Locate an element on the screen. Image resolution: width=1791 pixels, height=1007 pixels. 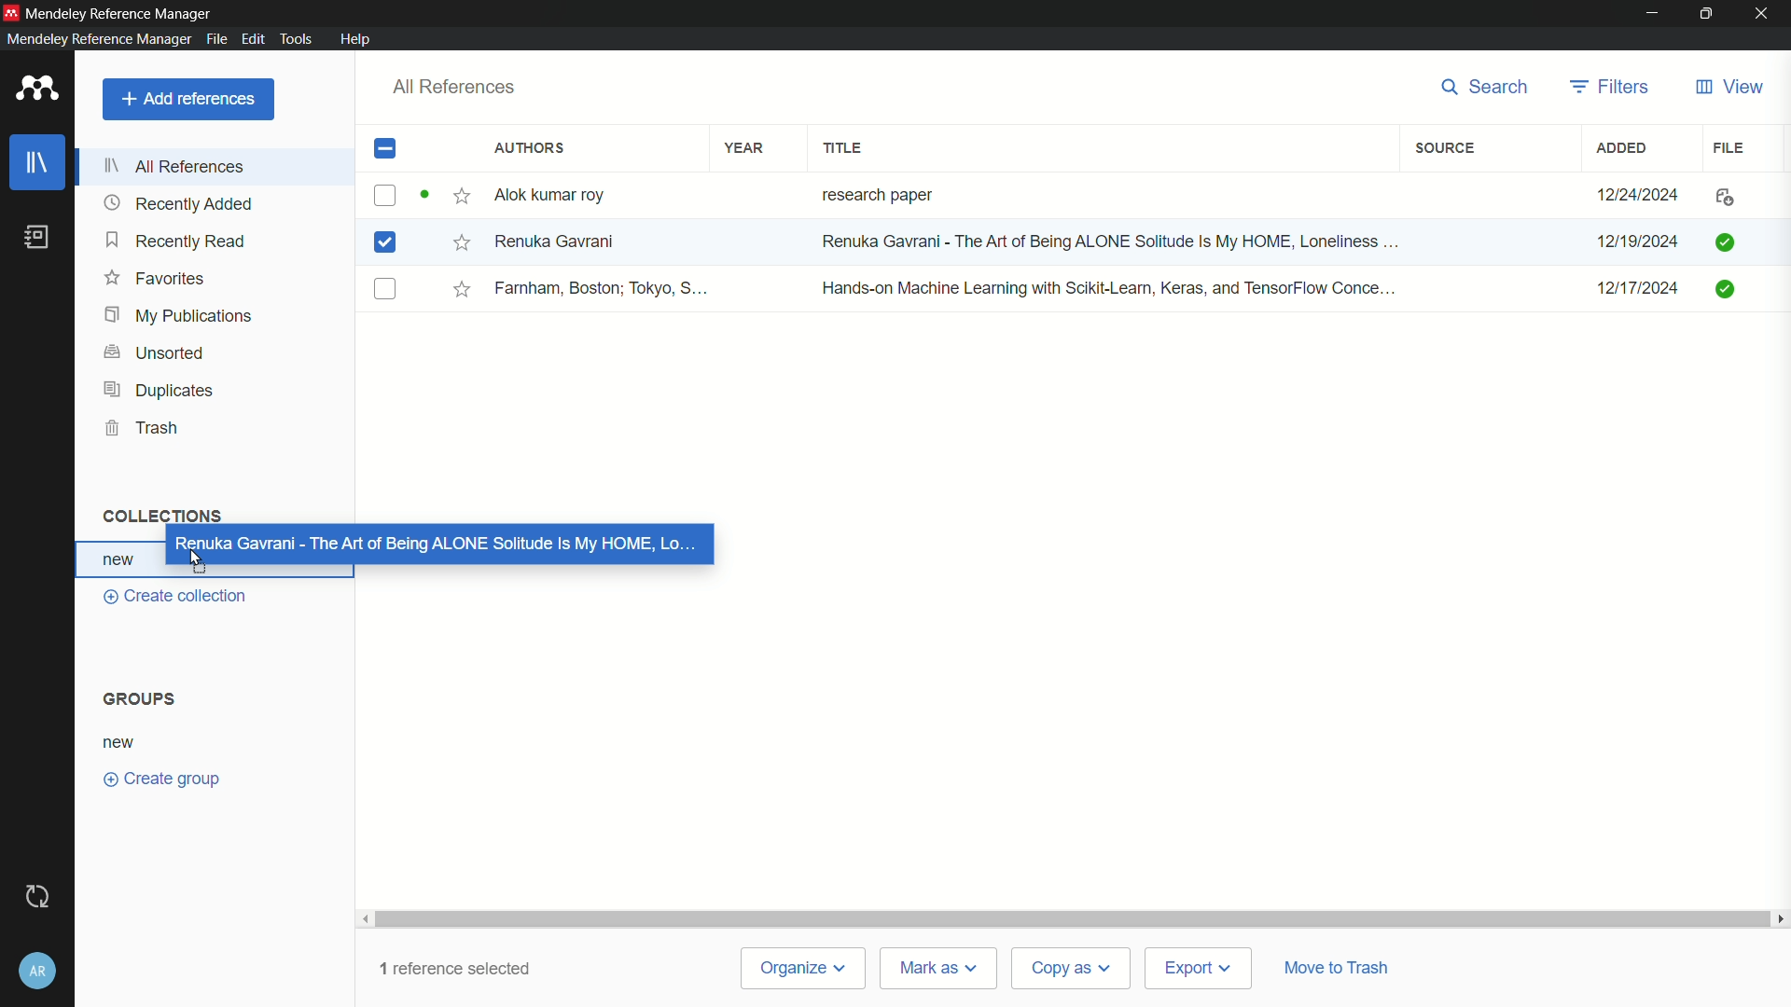
account and help is located at coordinates (37, 968).